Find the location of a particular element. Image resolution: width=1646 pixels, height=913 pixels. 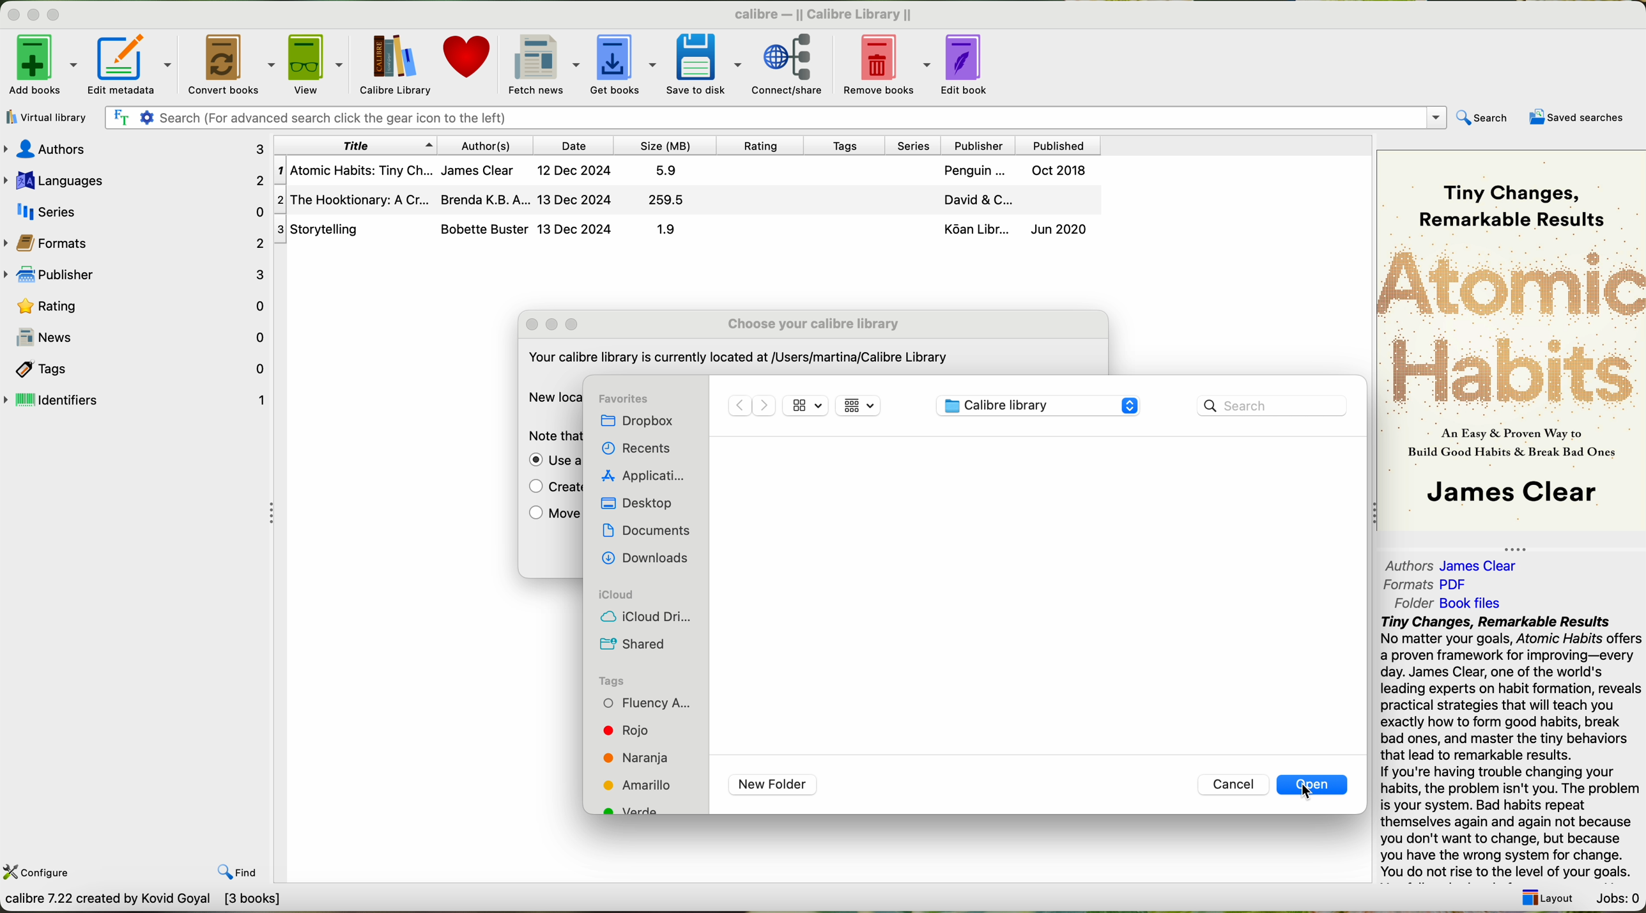

configure is located at coordinates (49, 874).